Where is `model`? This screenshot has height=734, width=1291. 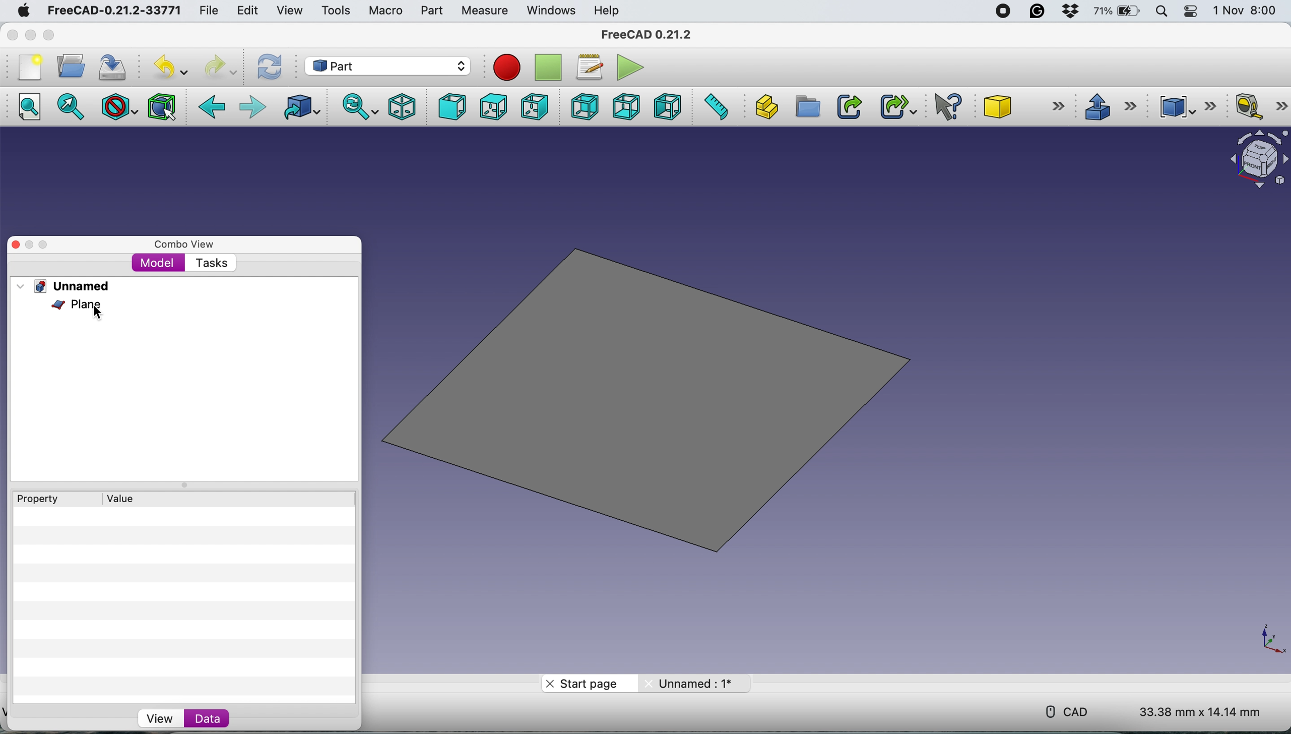
model is located at coordinates (155, 262).